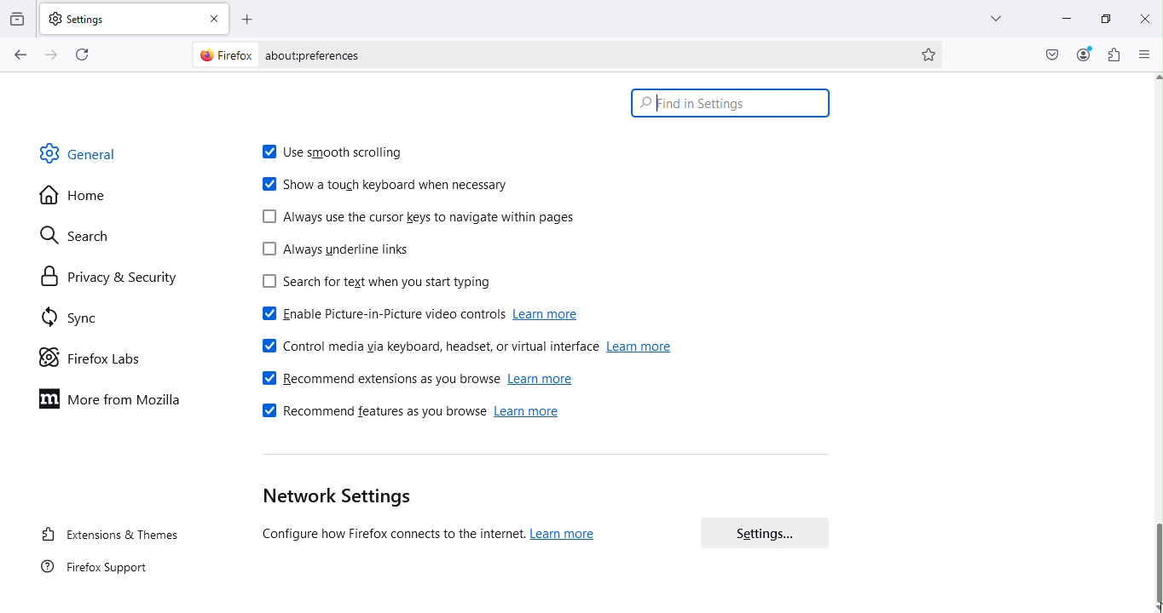  What do you see at coordinates (656, 110) in the screenshot?
I see `typing cursor` at bounding box center [656, 110].